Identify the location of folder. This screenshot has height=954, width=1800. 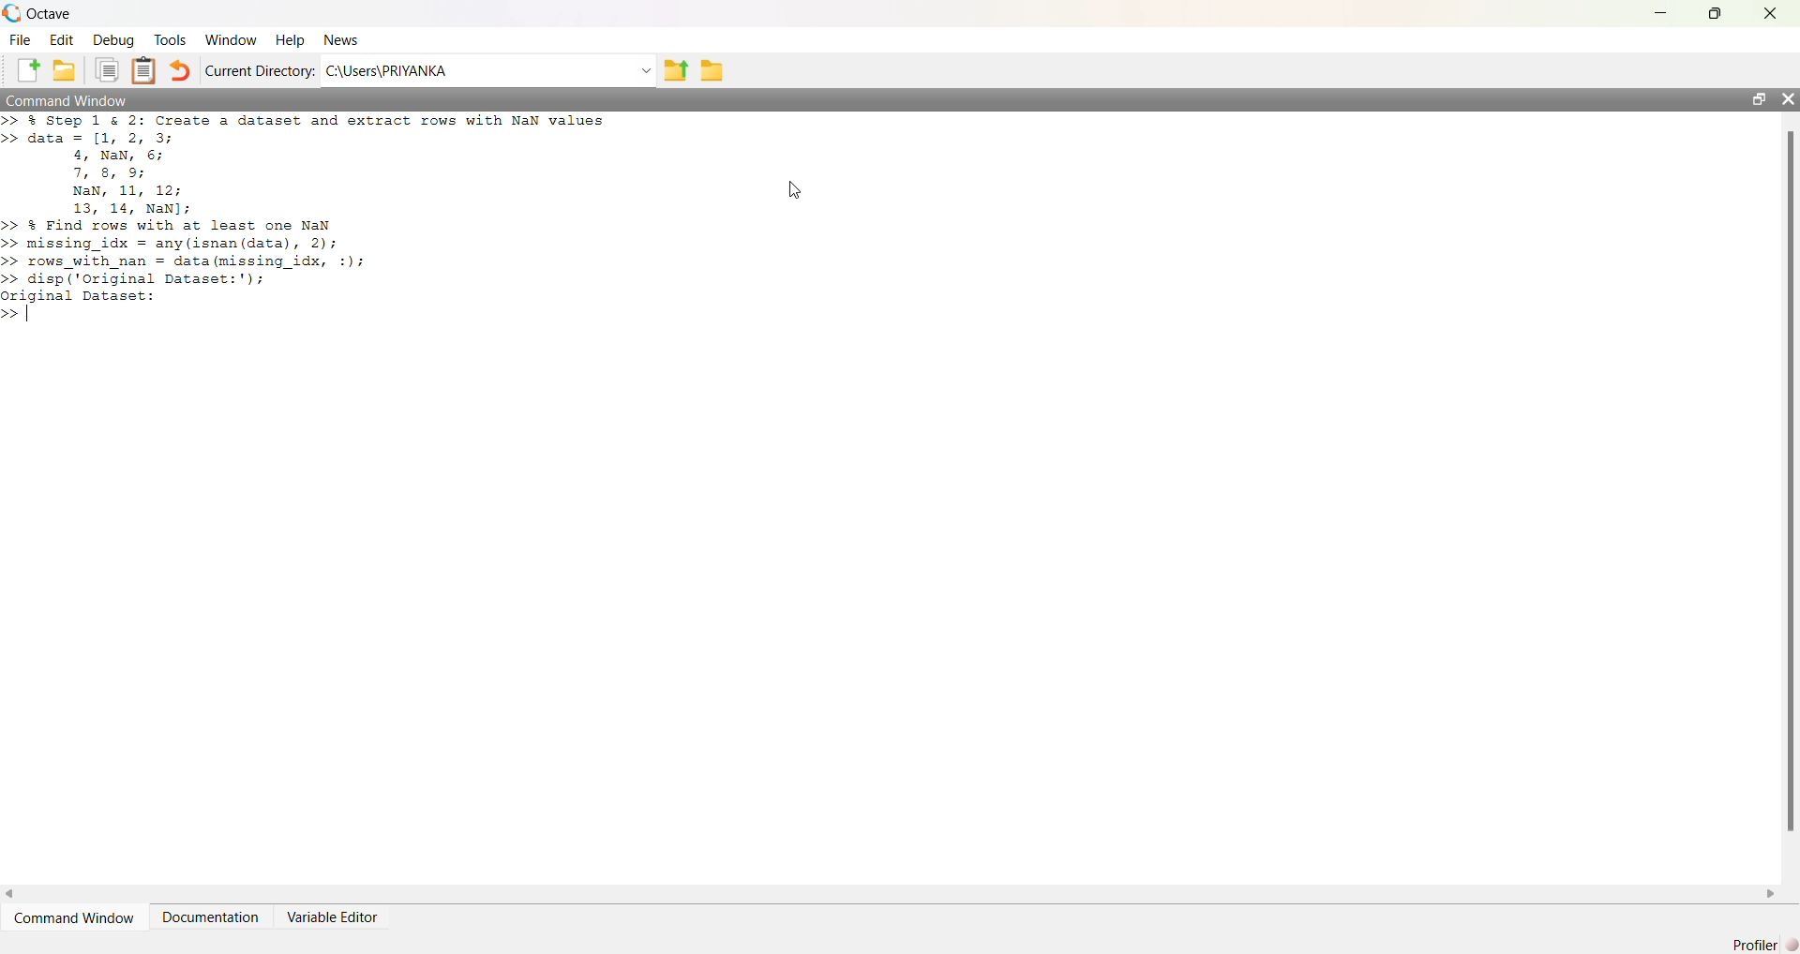
(712, 71).